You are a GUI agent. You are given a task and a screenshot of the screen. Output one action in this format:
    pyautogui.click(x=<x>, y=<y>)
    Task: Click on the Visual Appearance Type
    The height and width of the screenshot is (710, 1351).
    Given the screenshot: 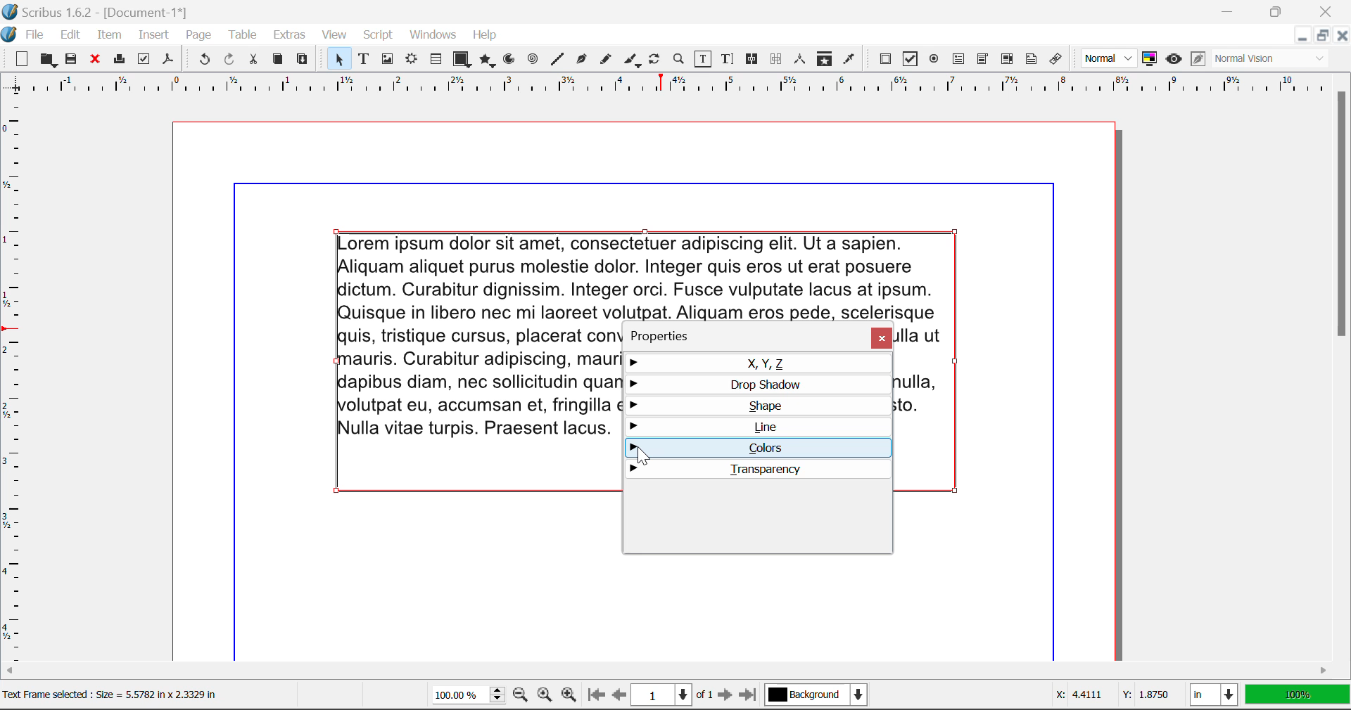 What is the action you would take?
    pyautogui.click(x=1271, y=60)
    